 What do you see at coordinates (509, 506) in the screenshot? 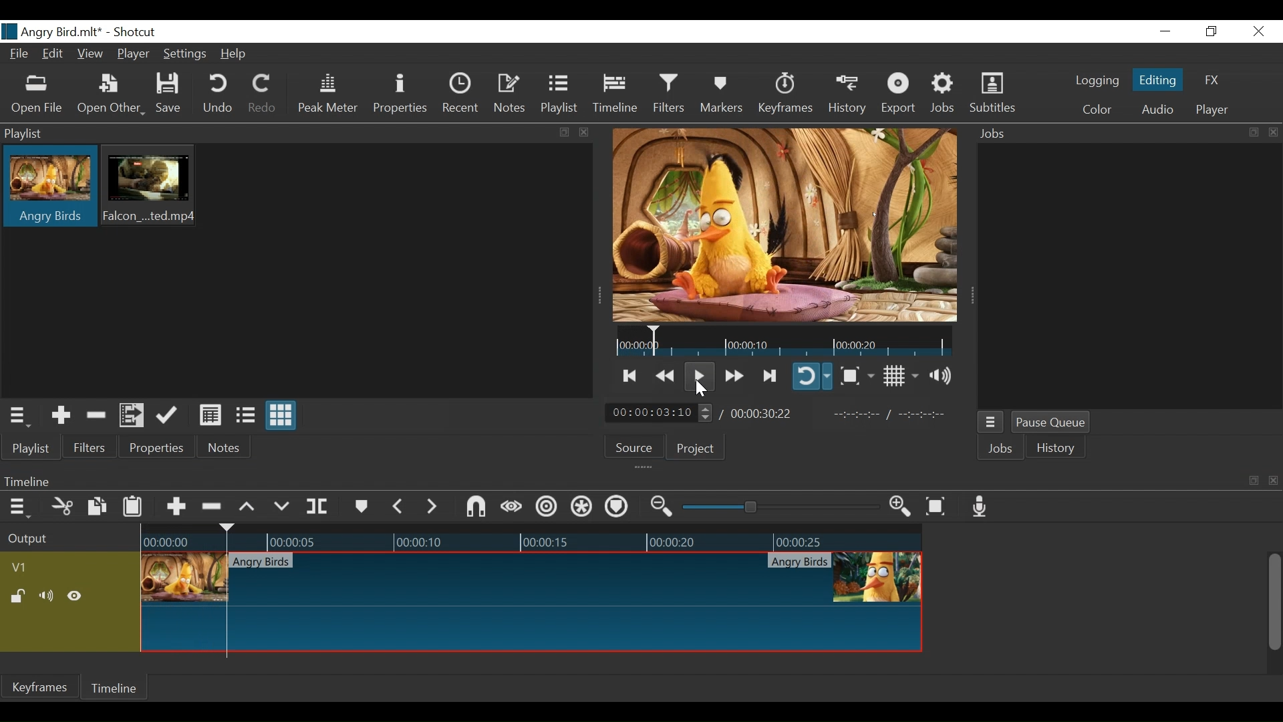
I see `Scrub while dragging` at bounding box center [509, 506].